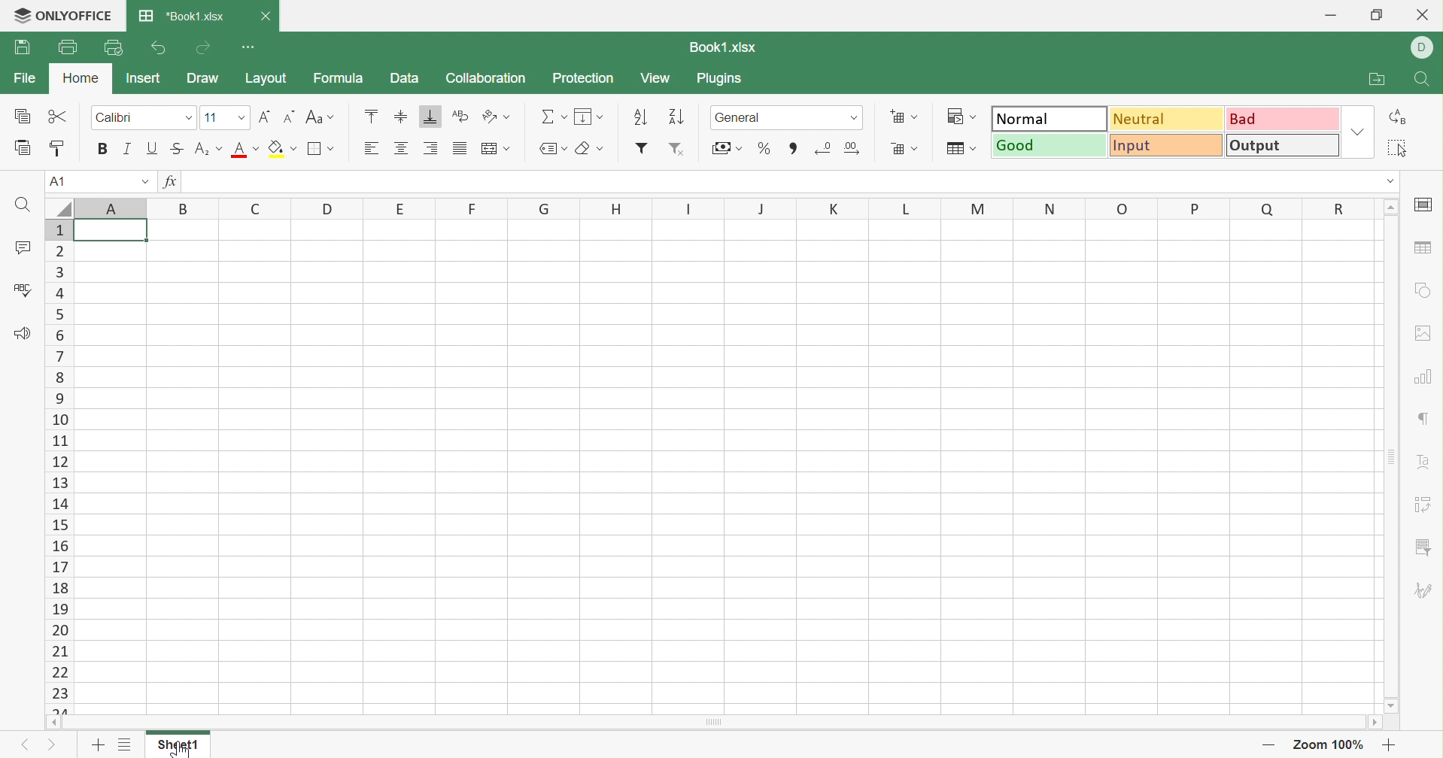 Image resolution: width=1443 pixels, height=758 pixels. Describe the element at coordinates (1283, 118) in the screenshot. I see `Bad` at that location.